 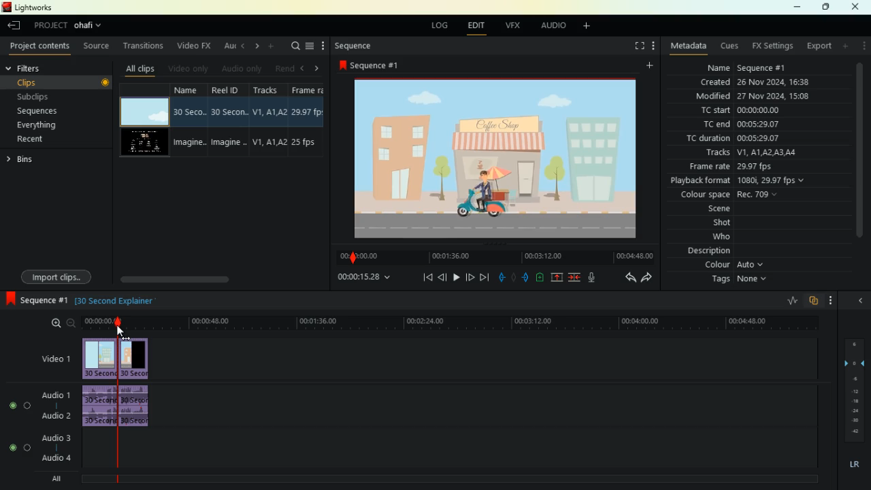 I want to click on pull, so click(x=501, y=278).